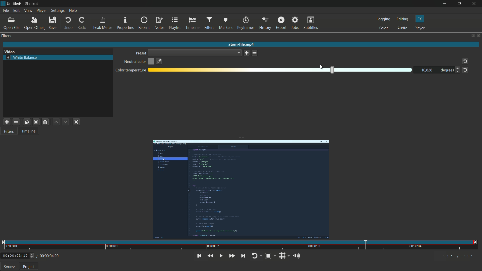 This screenshot has height=271, width=482. Describe the element at coordinates (195, 53) in the screenshot. I see `dropdown` at that location.